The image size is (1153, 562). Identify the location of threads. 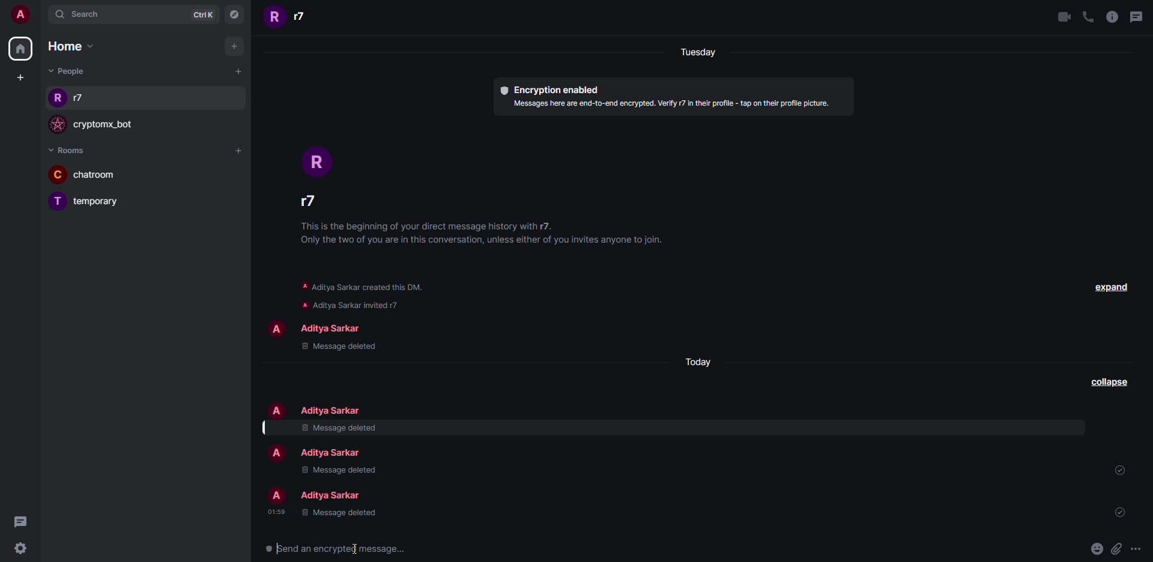
(1137, 15).